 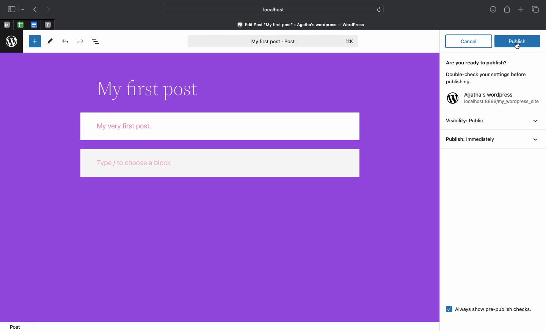 What do you see at coordinates (22, 25) in the screenshot?
I see `pinned tabs` at bounding box center [22, 25].